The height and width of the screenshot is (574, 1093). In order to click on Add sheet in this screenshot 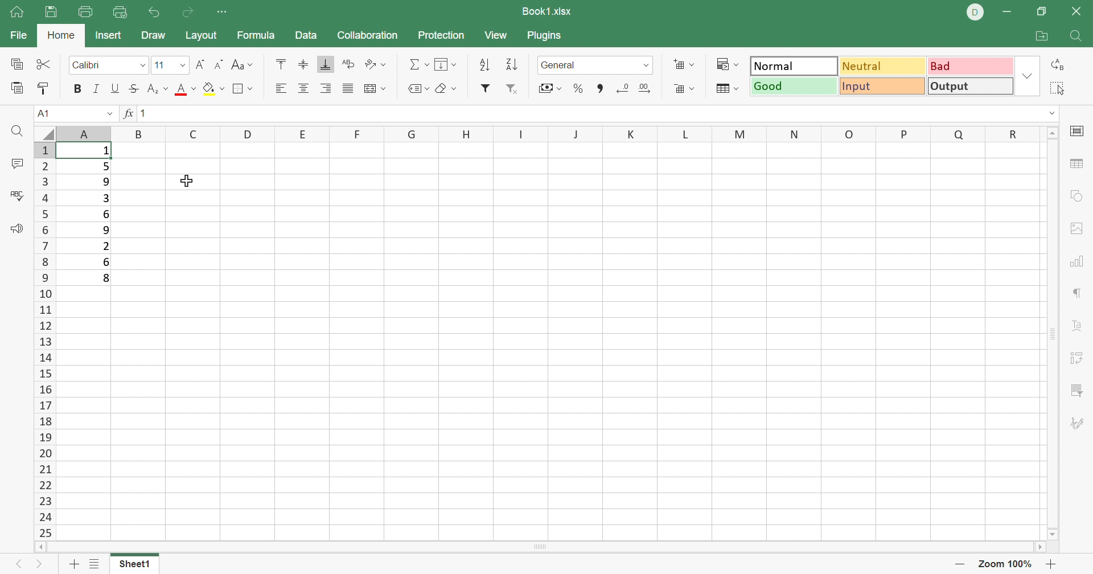, I will do `click(73, 565)`.